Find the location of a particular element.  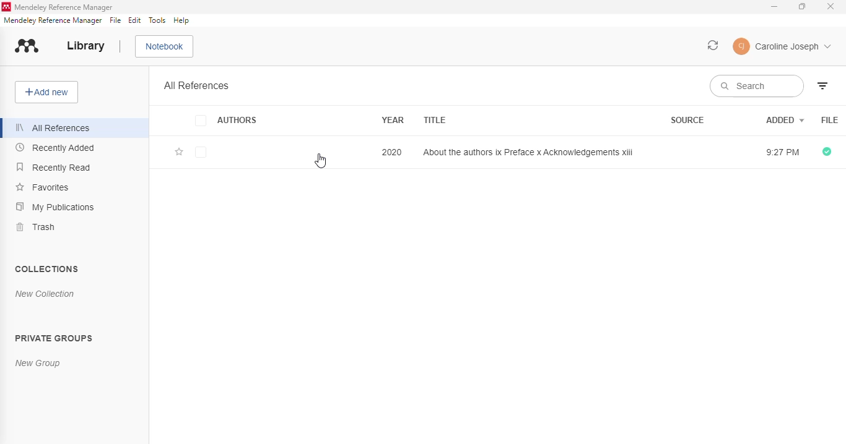

favorites is located at coordinates (42, 186).